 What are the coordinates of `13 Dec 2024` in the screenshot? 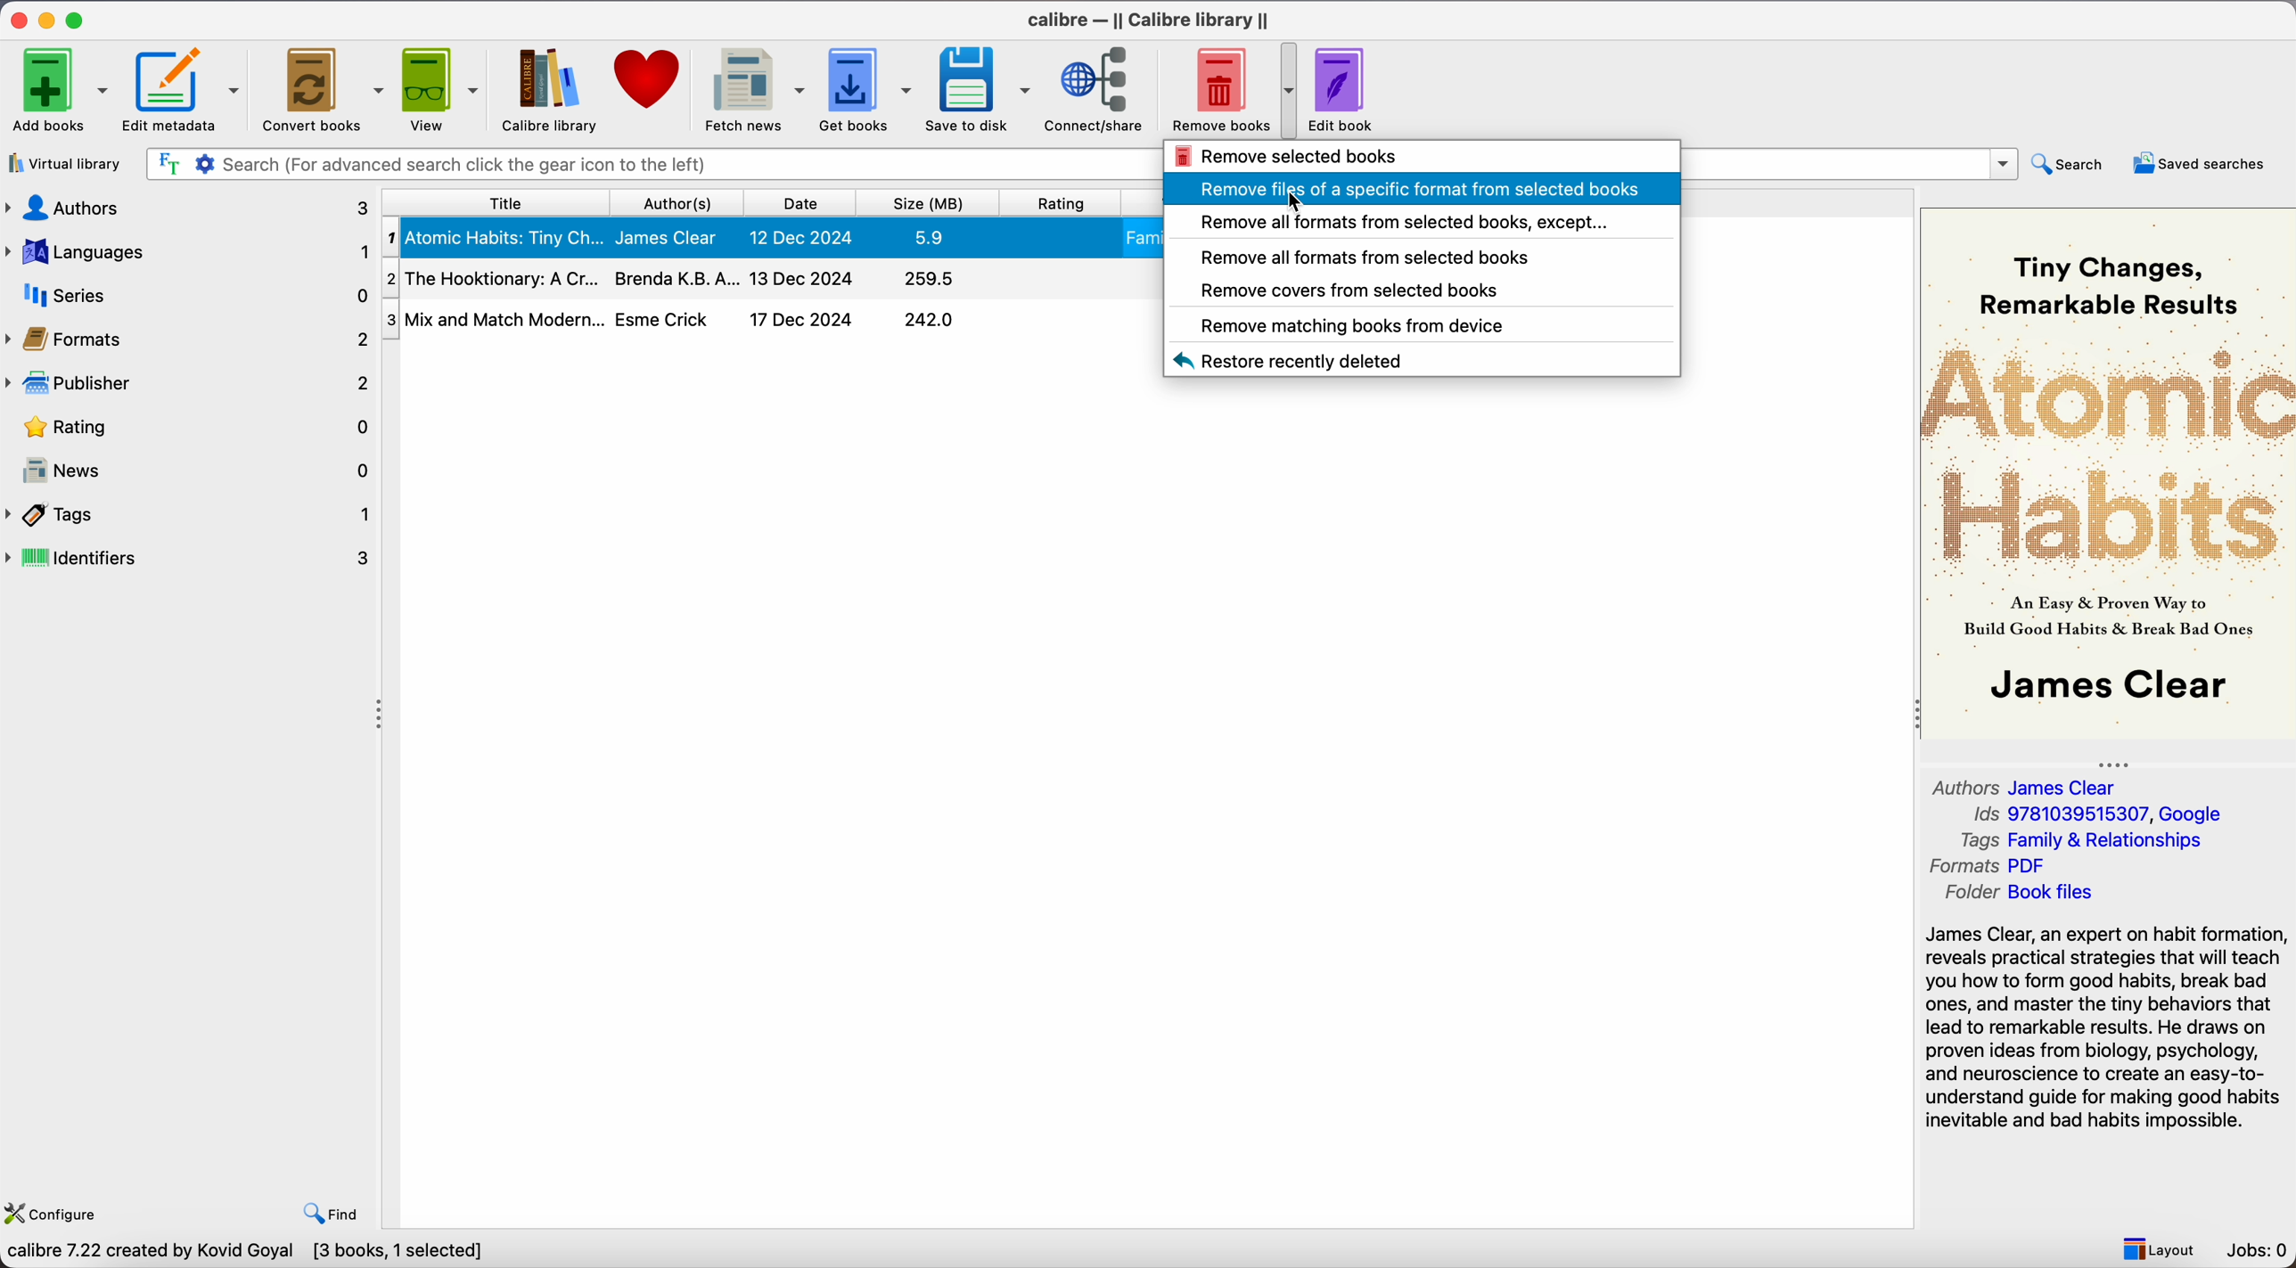 It's located at (803, 278).